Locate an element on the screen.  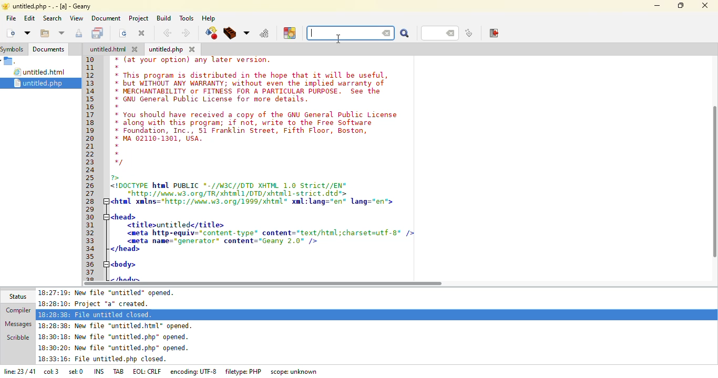
html is located at coordinates (108, 49).